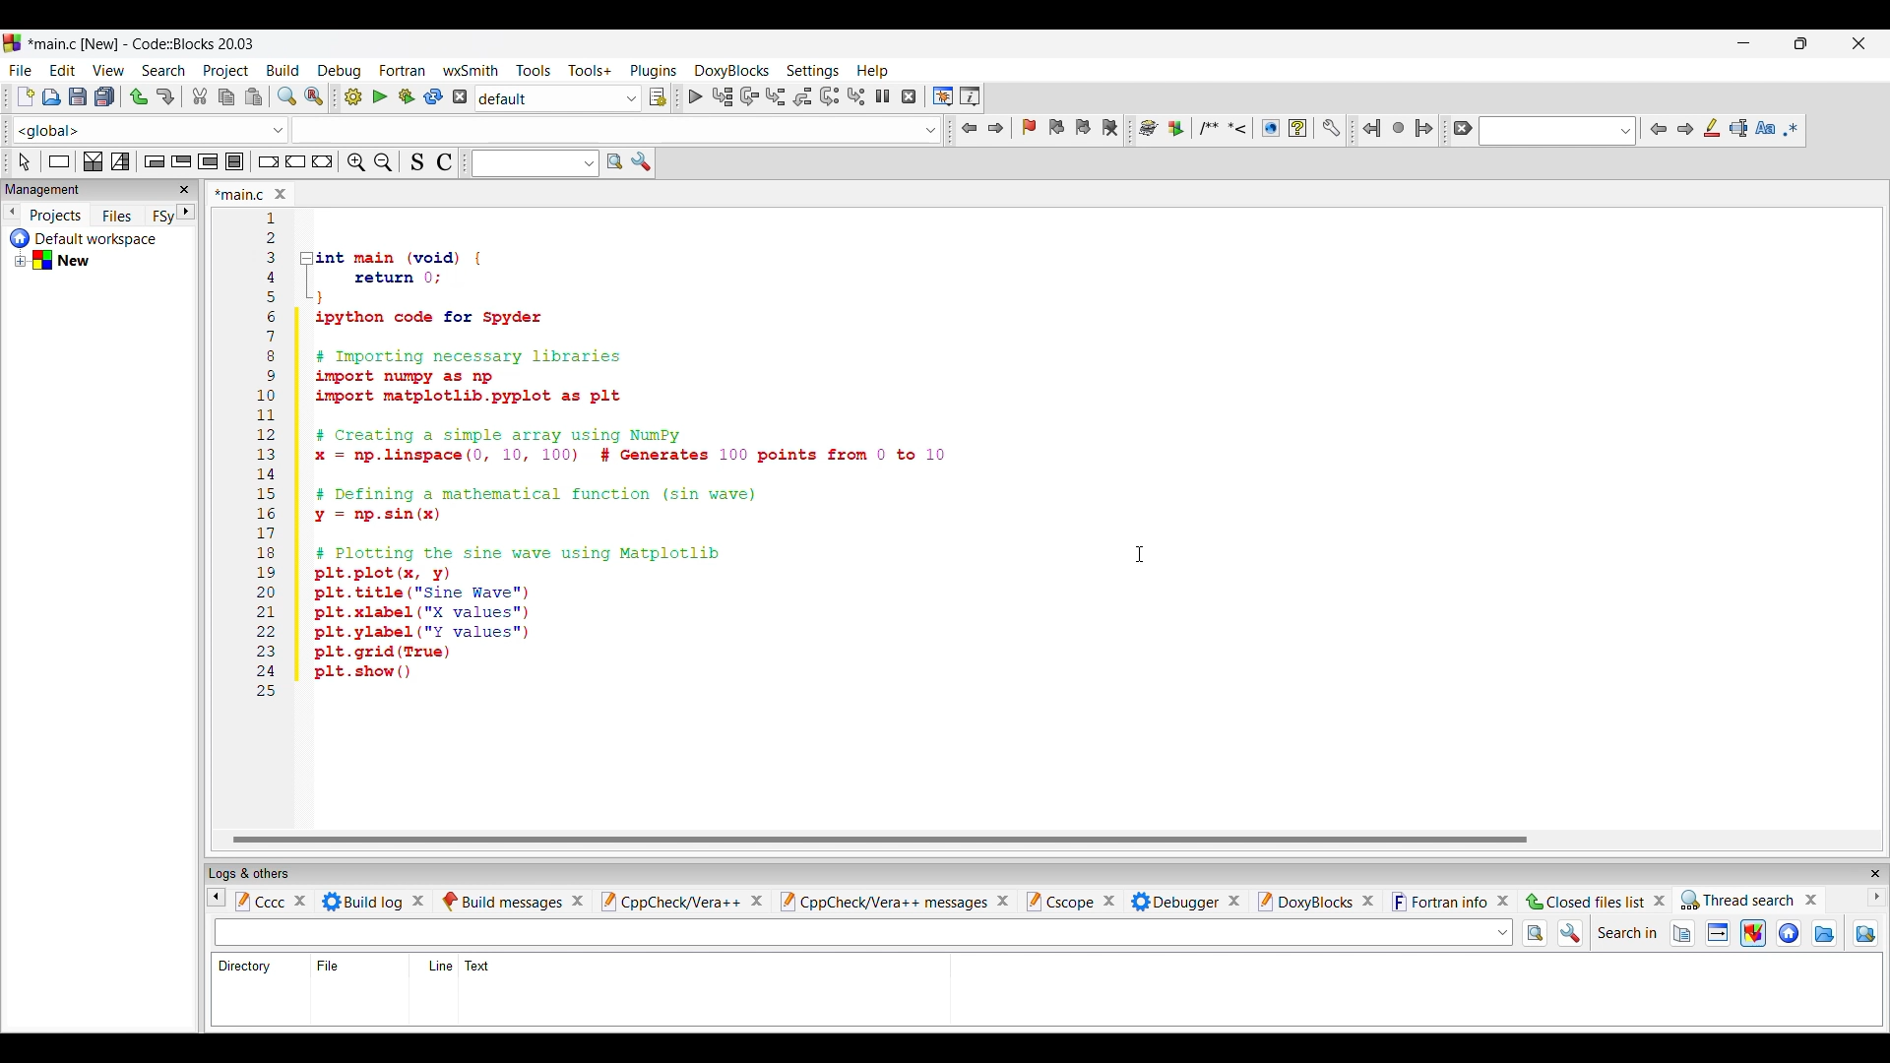 The image size is (1890, 1063). Describe the element at coordinates (380, 98) in the screenshot. I see `run` at that location.